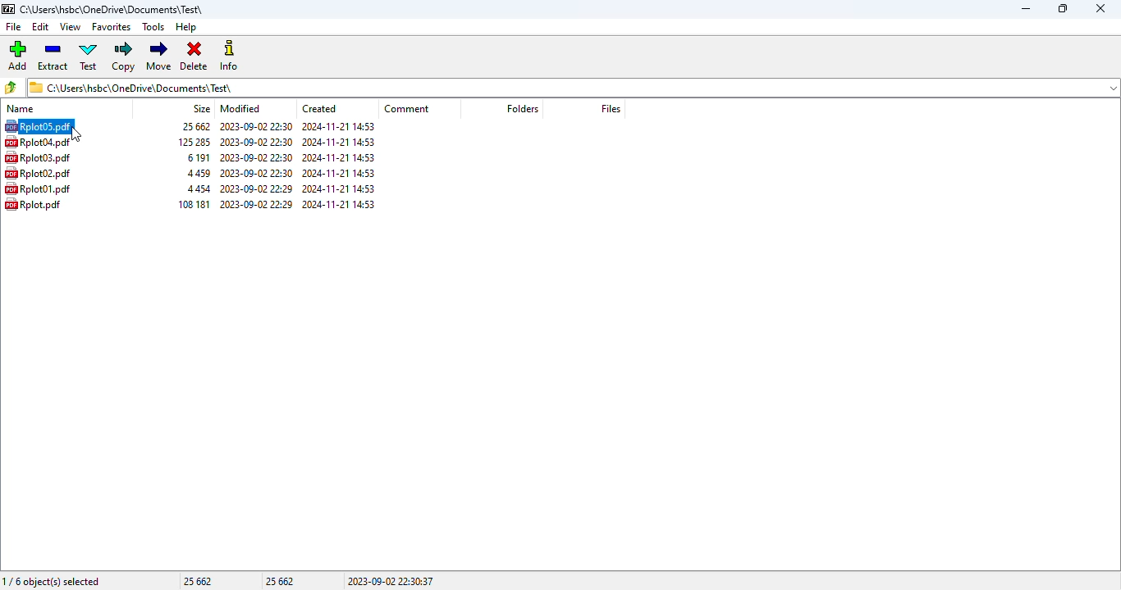  What do you see at coordinates (522, 109) in the screenshot?
I see `folders` at bounding box center [522, 109].